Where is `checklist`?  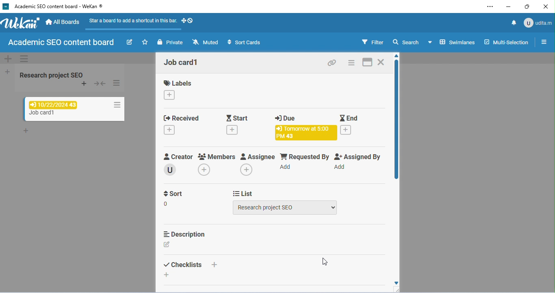
checklist is located at coordinates (182, 264).